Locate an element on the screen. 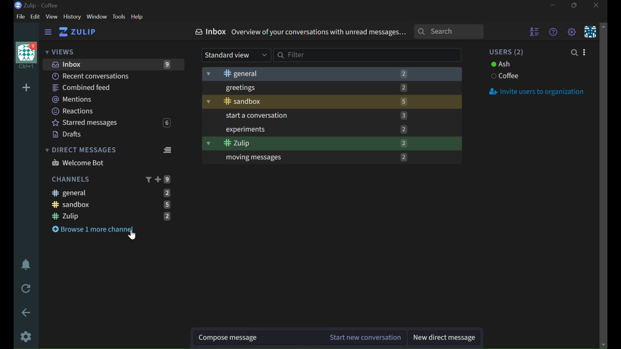 The height and width of the screenshot is (349, 621). HELP is located at coordinates (137, 16).